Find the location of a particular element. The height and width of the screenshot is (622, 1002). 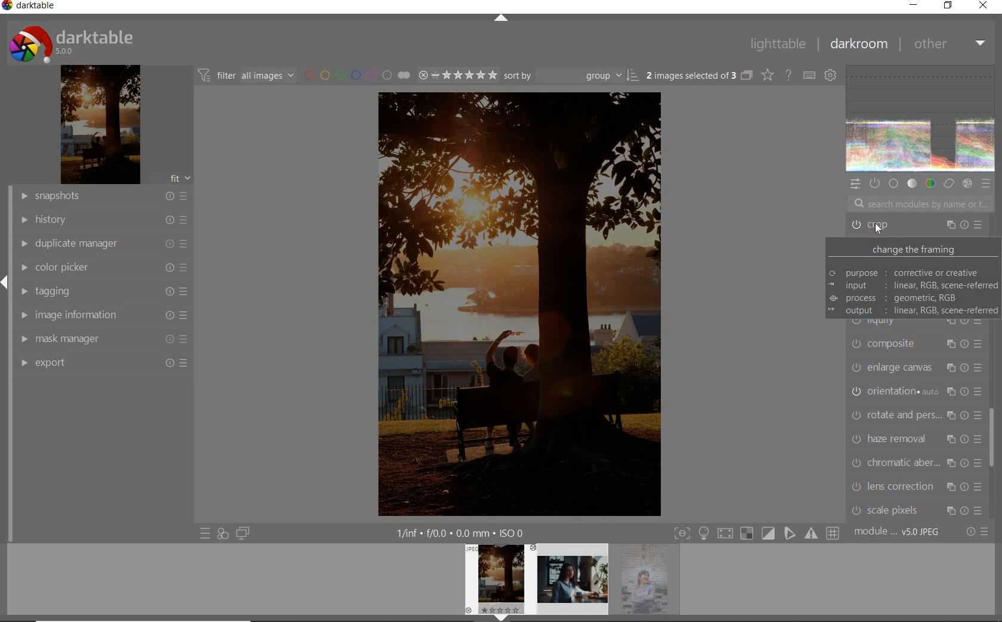

enable for online help is located at coordinates (788, 74).